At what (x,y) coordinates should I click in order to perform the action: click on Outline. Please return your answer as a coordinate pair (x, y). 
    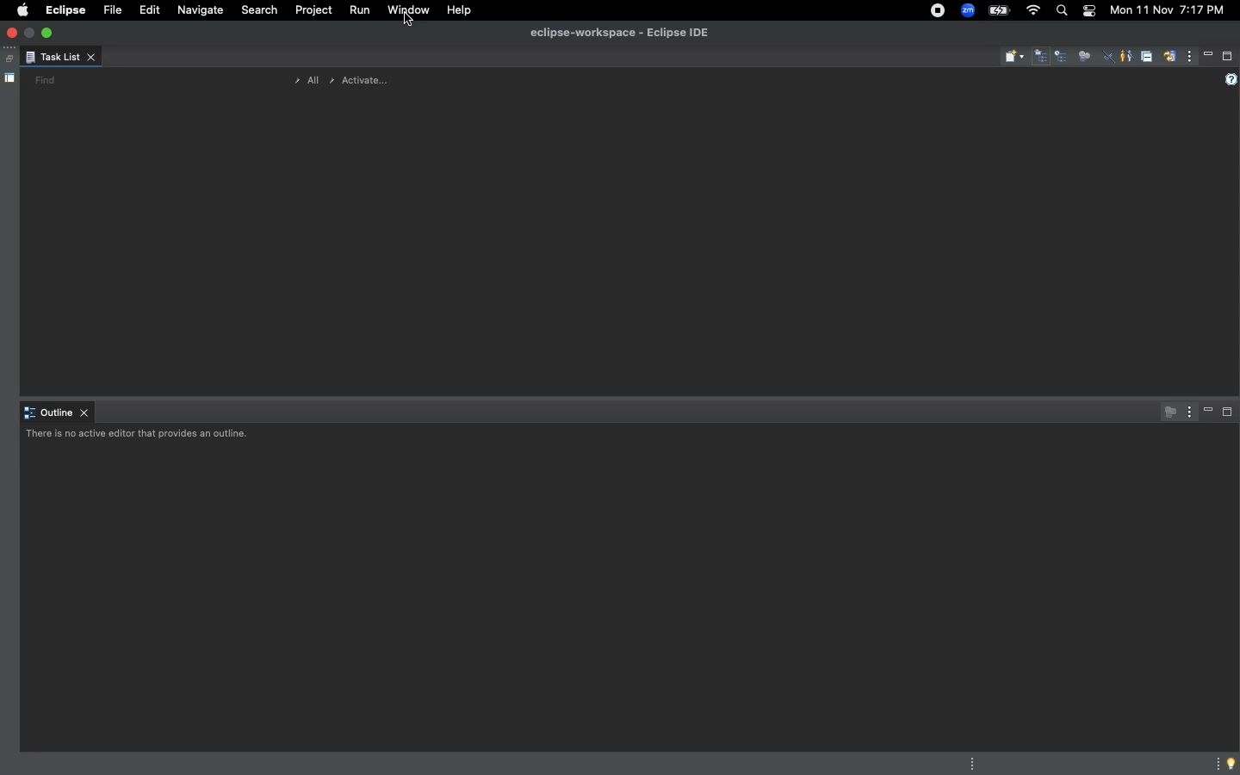
    Looking at the image, I should click on (58, 413).